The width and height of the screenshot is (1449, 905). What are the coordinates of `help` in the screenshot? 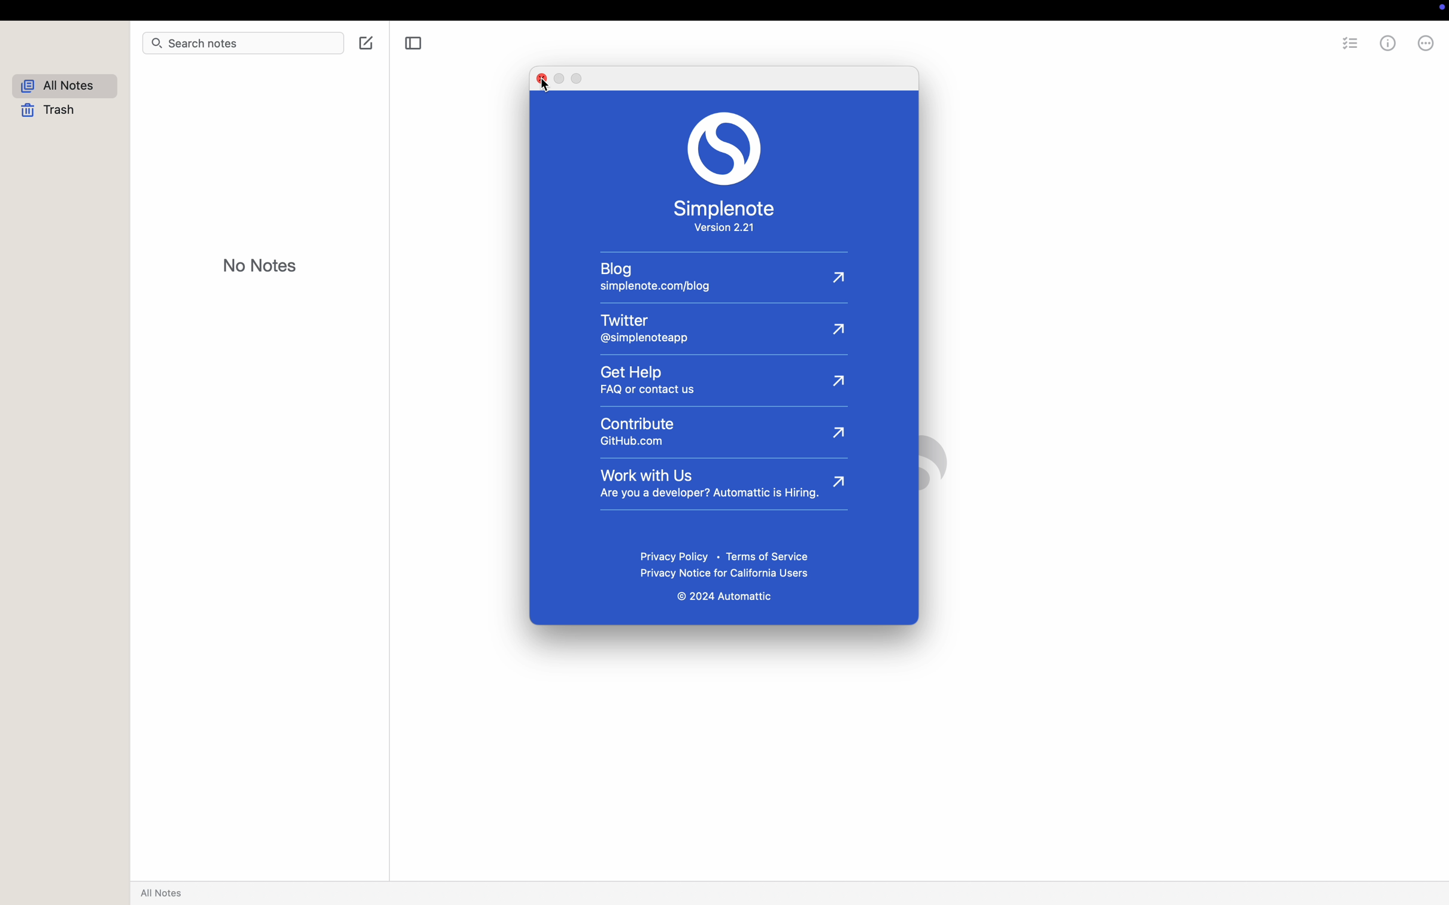 It's located at (381, 11).